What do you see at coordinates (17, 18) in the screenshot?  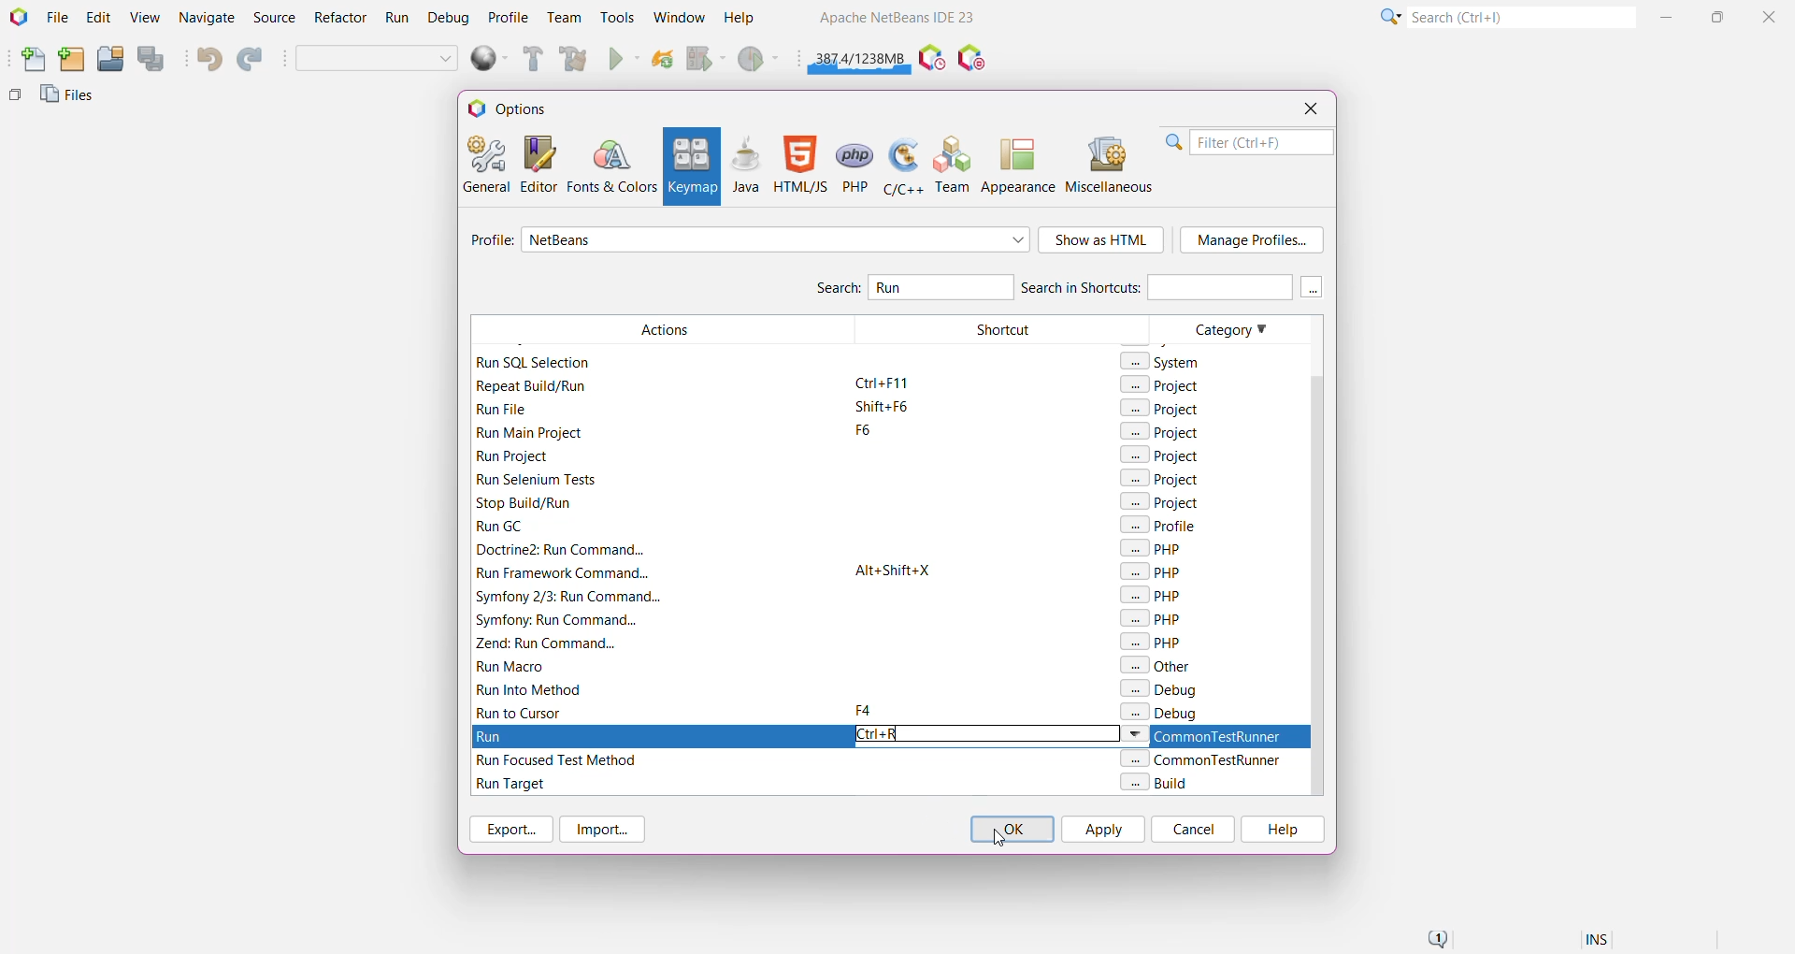 I see `Application Logo` at bounding box center [17, 18].